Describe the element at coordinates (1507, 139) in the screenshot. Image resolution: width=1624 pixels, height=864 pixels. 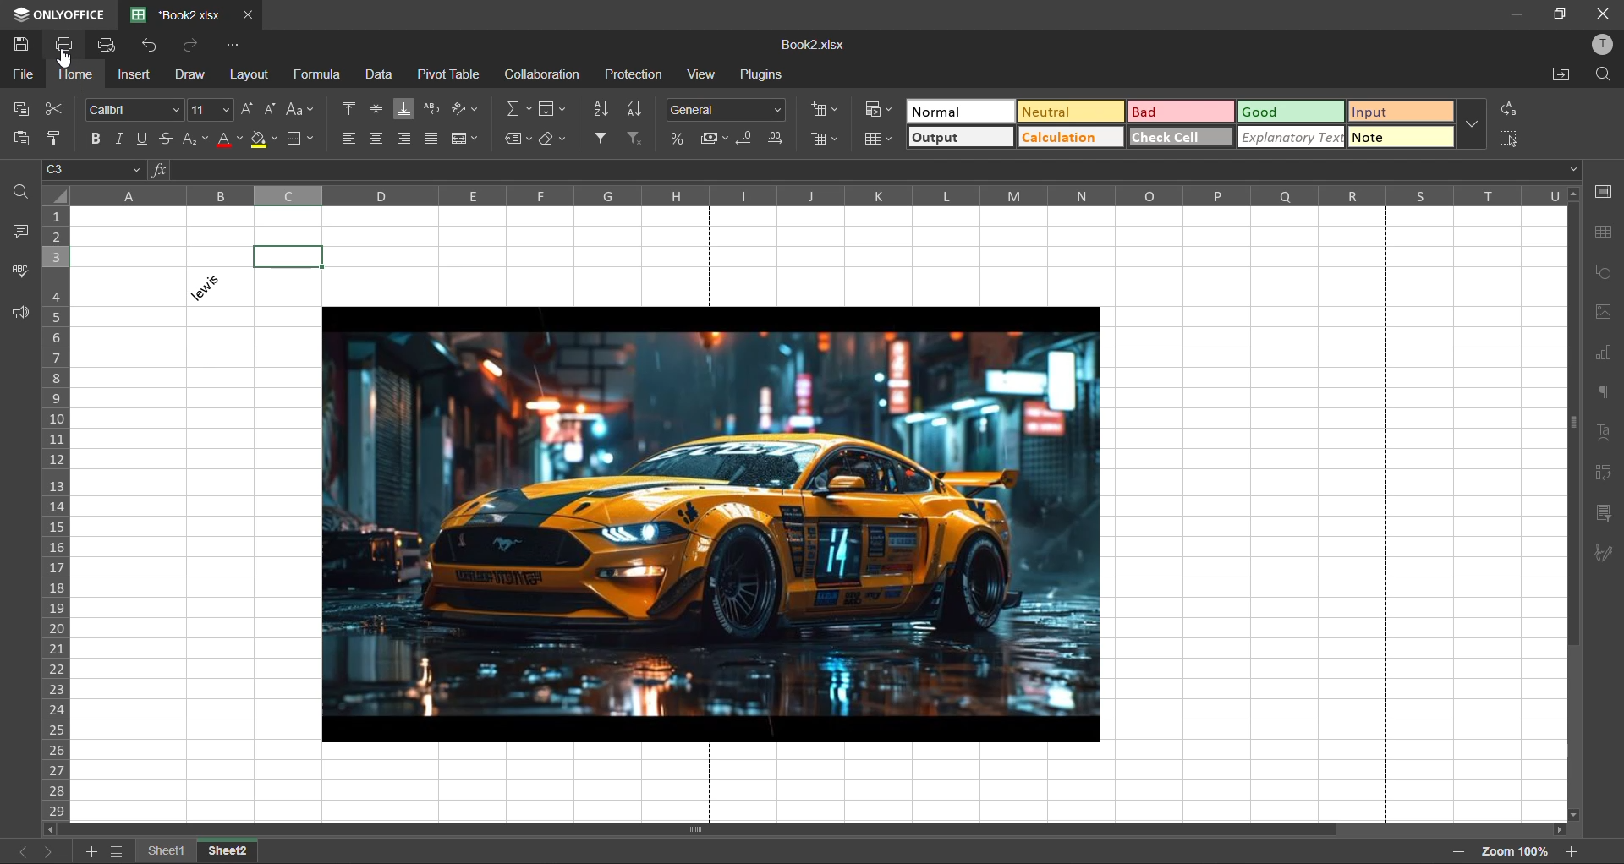
I see `select all` at that location.